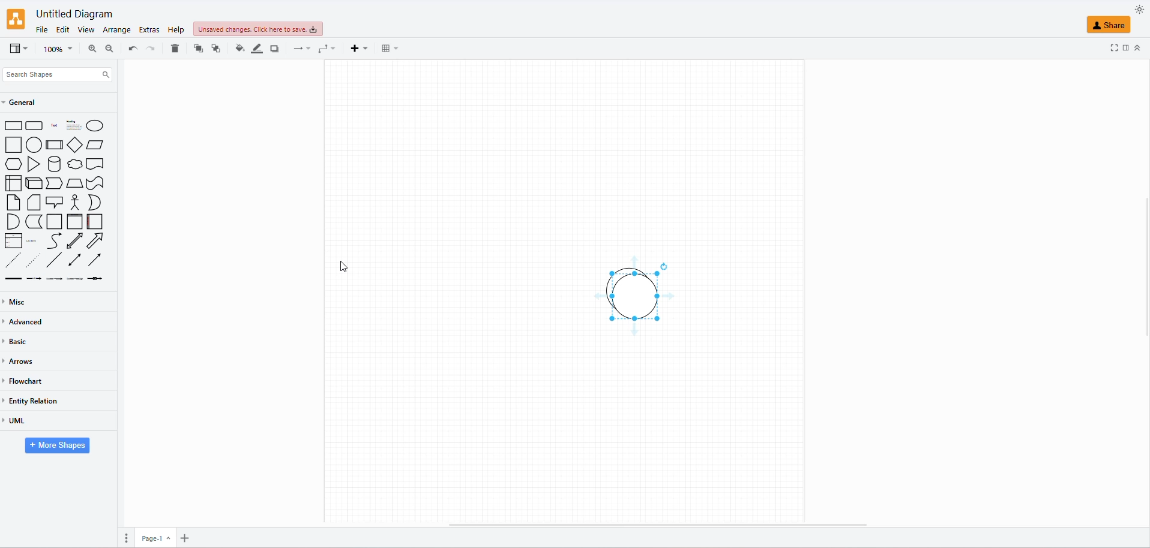 The width and height of the screenshot is (1150, 548). I want to click on ROUND RECTANGLE, so click(33, 124).